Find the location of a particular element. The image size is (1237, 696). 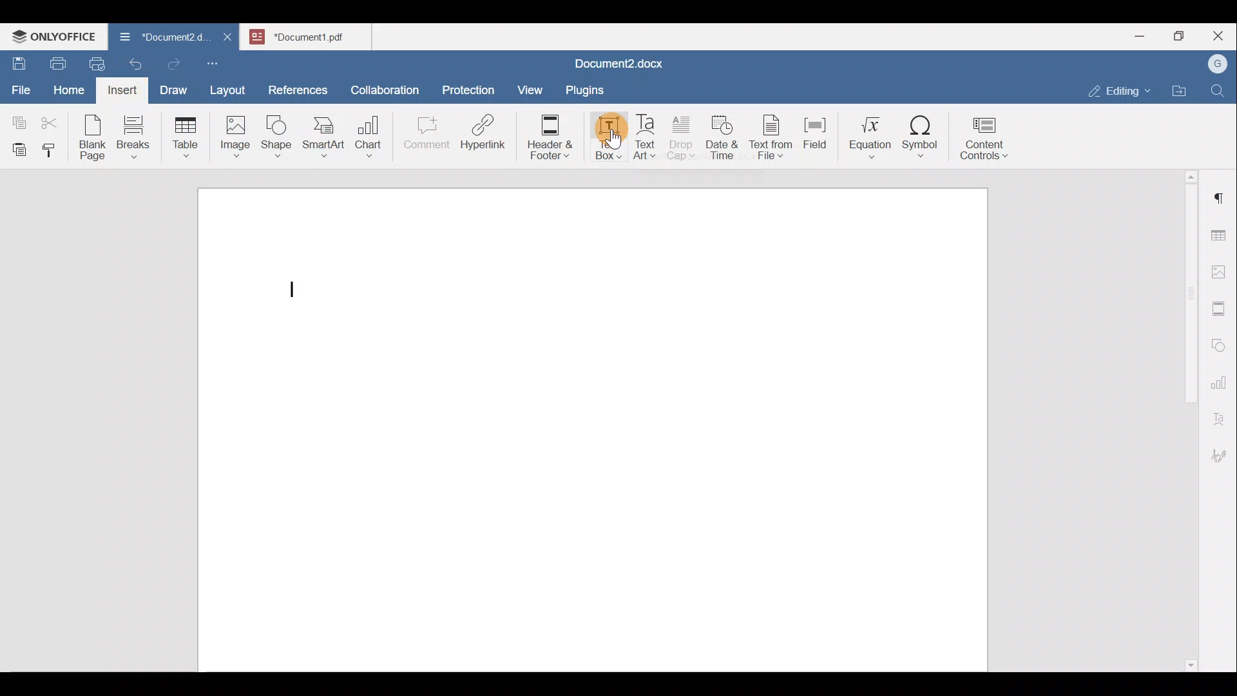

Comment is located at coordinates (423, 136).